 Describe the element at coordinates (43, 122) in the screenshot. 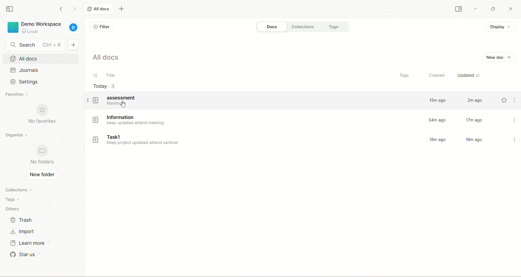

I see `no favorites` at that location.